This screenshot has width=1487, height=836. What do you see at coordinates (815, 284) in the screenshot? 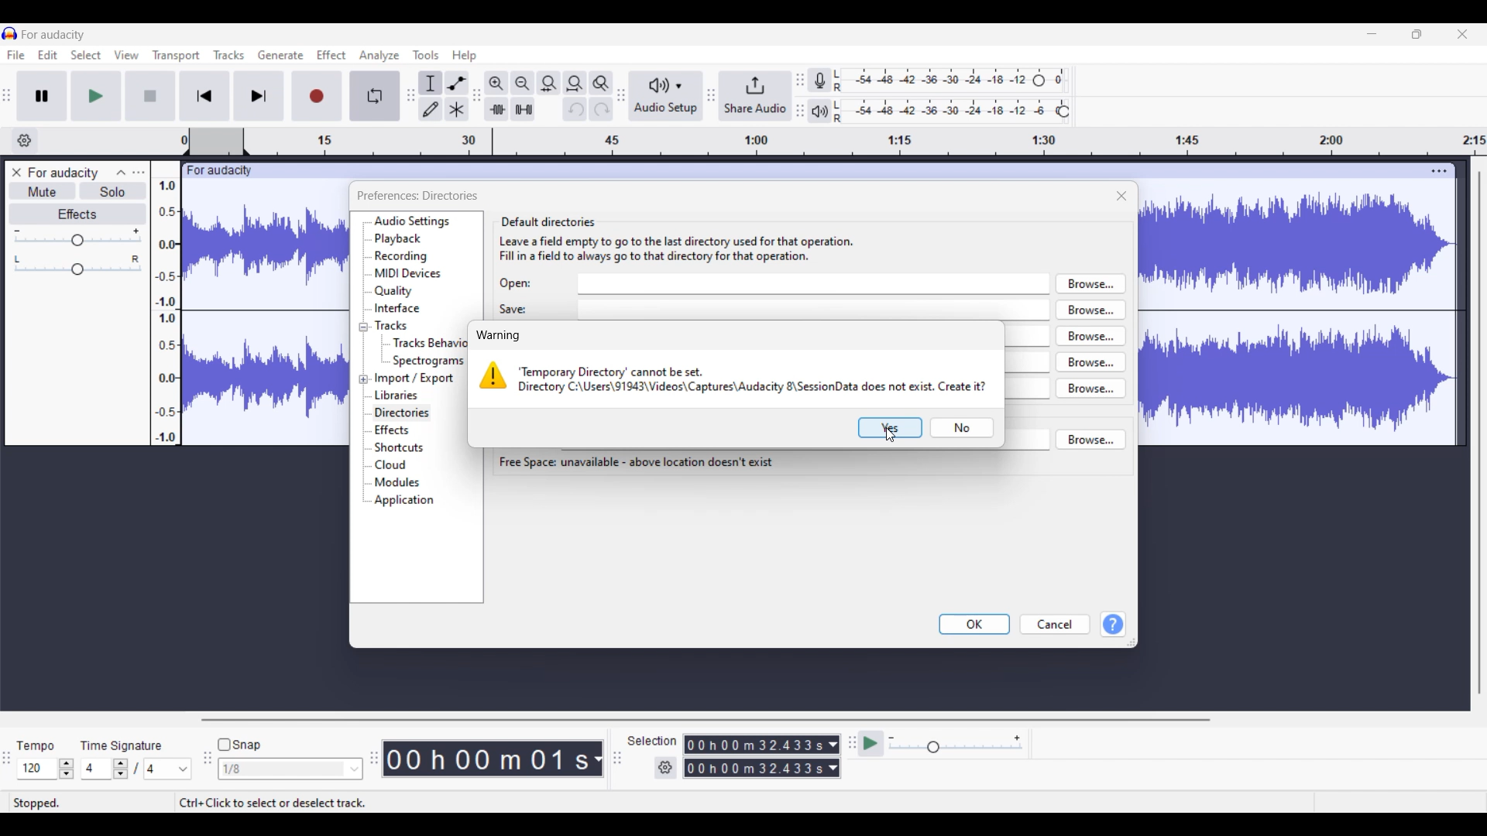
I see `open input box` at bounding box center [815, 284].